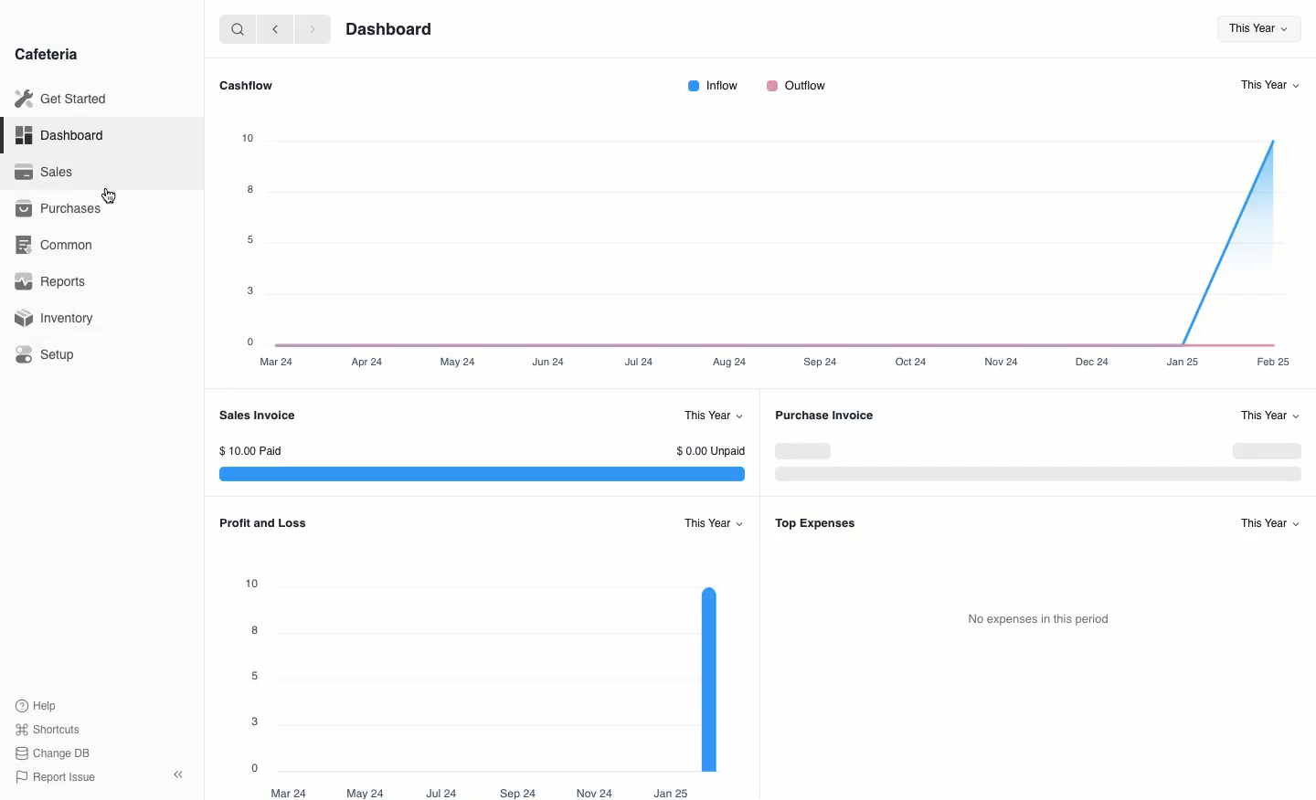 Image resolution: width=1316 pixels, height=800 pixels. What do you see at coordinates (713, 521) in the screenshot?
I see `This Year` at bounding box center [713, 521].